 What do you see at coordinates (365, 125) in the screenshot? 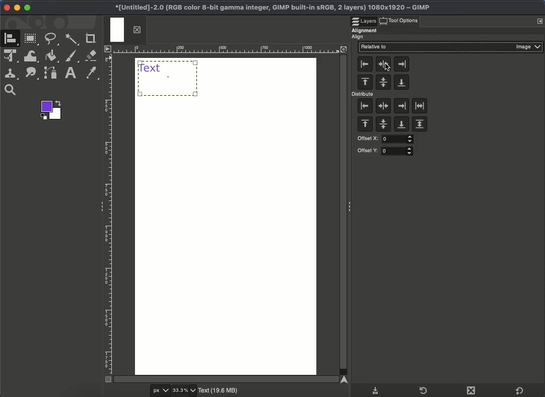
I see `Distribute top edges` at bounding box center [365, 125].